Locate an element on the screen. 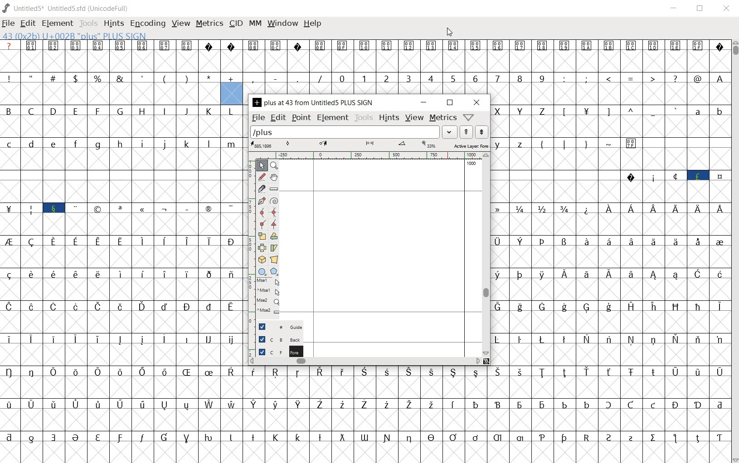 The width and height of the screenshot is (739, 463). scrollbar is located at coordinates (487, 256).